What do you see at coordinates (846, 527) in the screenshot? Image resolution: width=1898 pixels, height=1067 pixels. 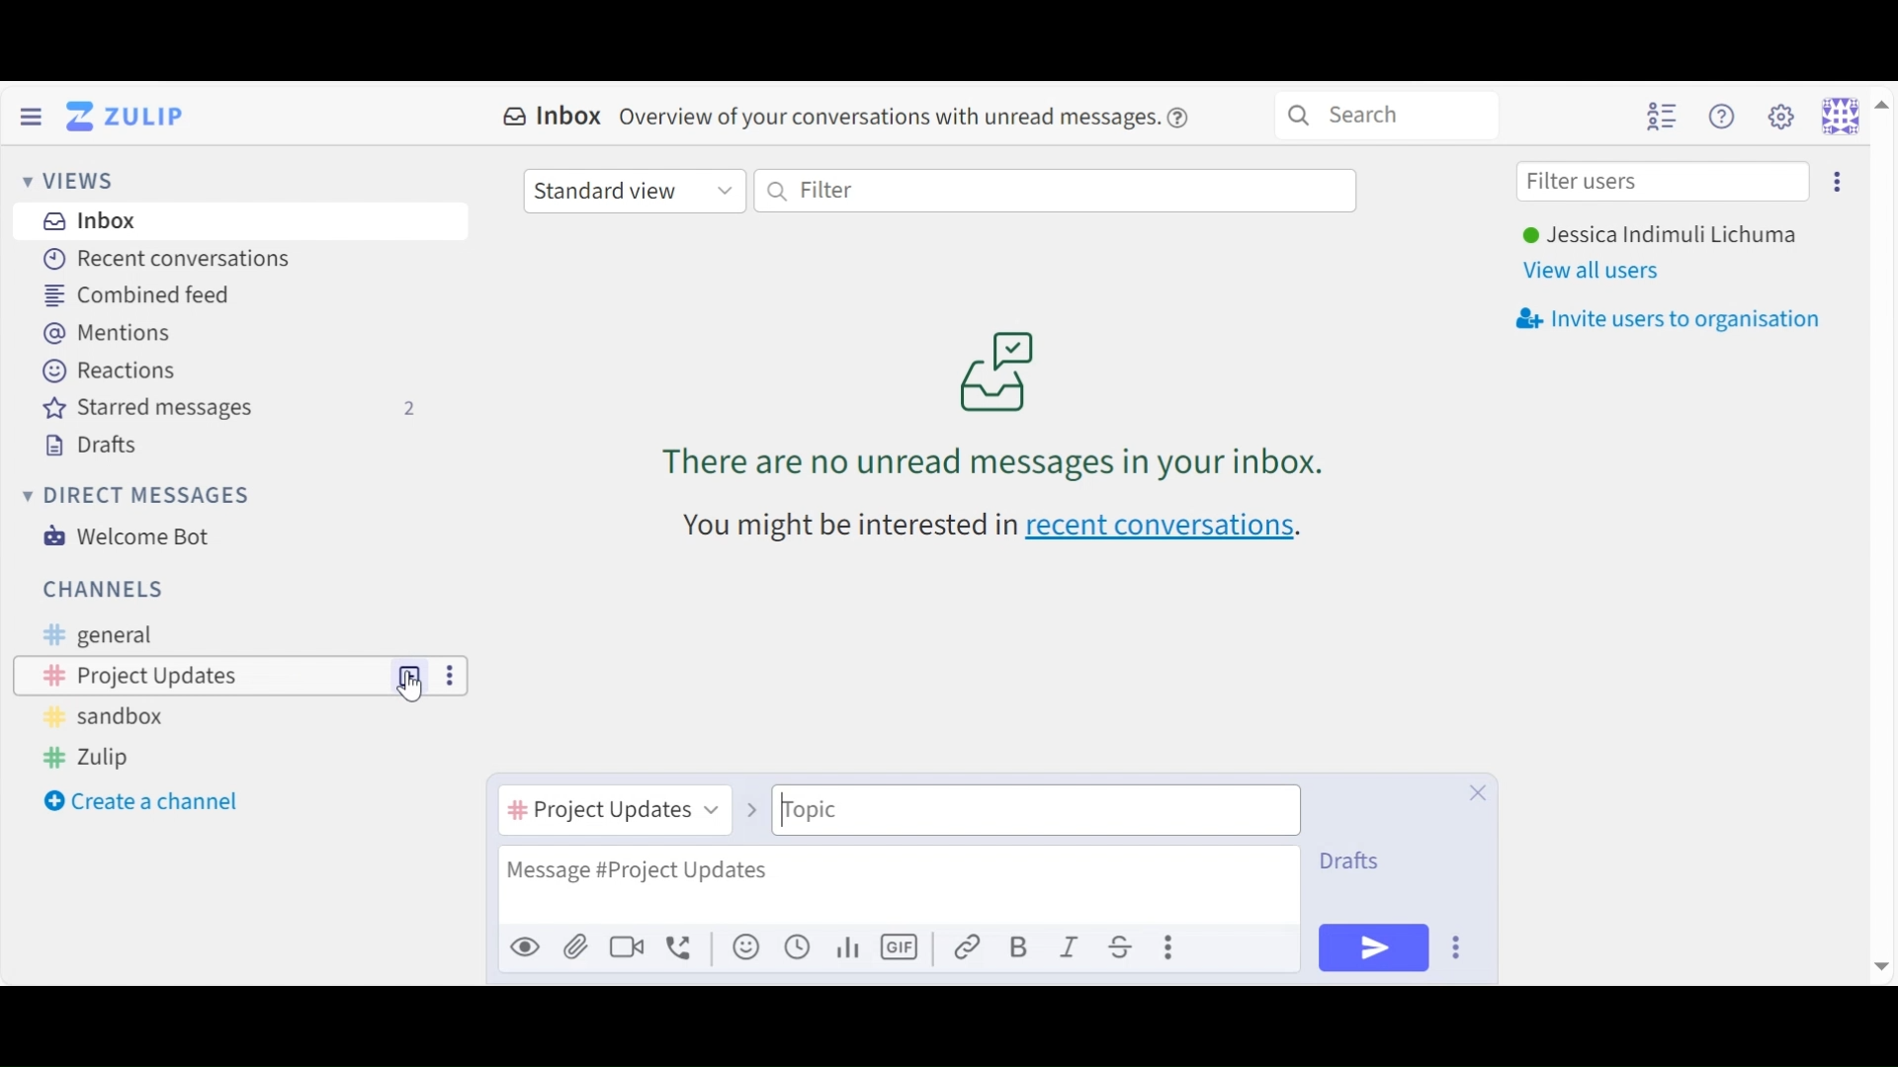 I see `text` at bounding box center [846, 527].